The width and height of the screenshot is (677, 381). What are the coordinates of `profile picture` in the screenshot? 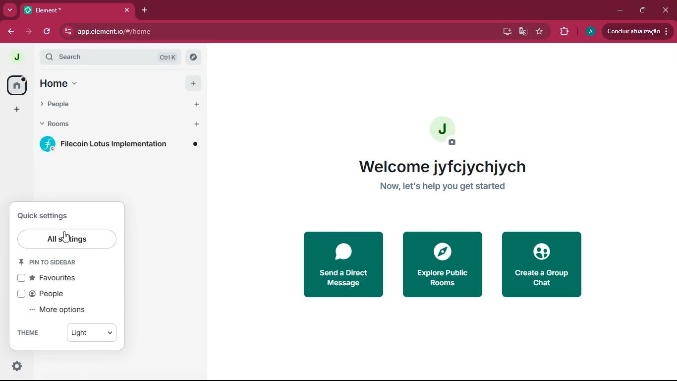 It's located at (14, 57).